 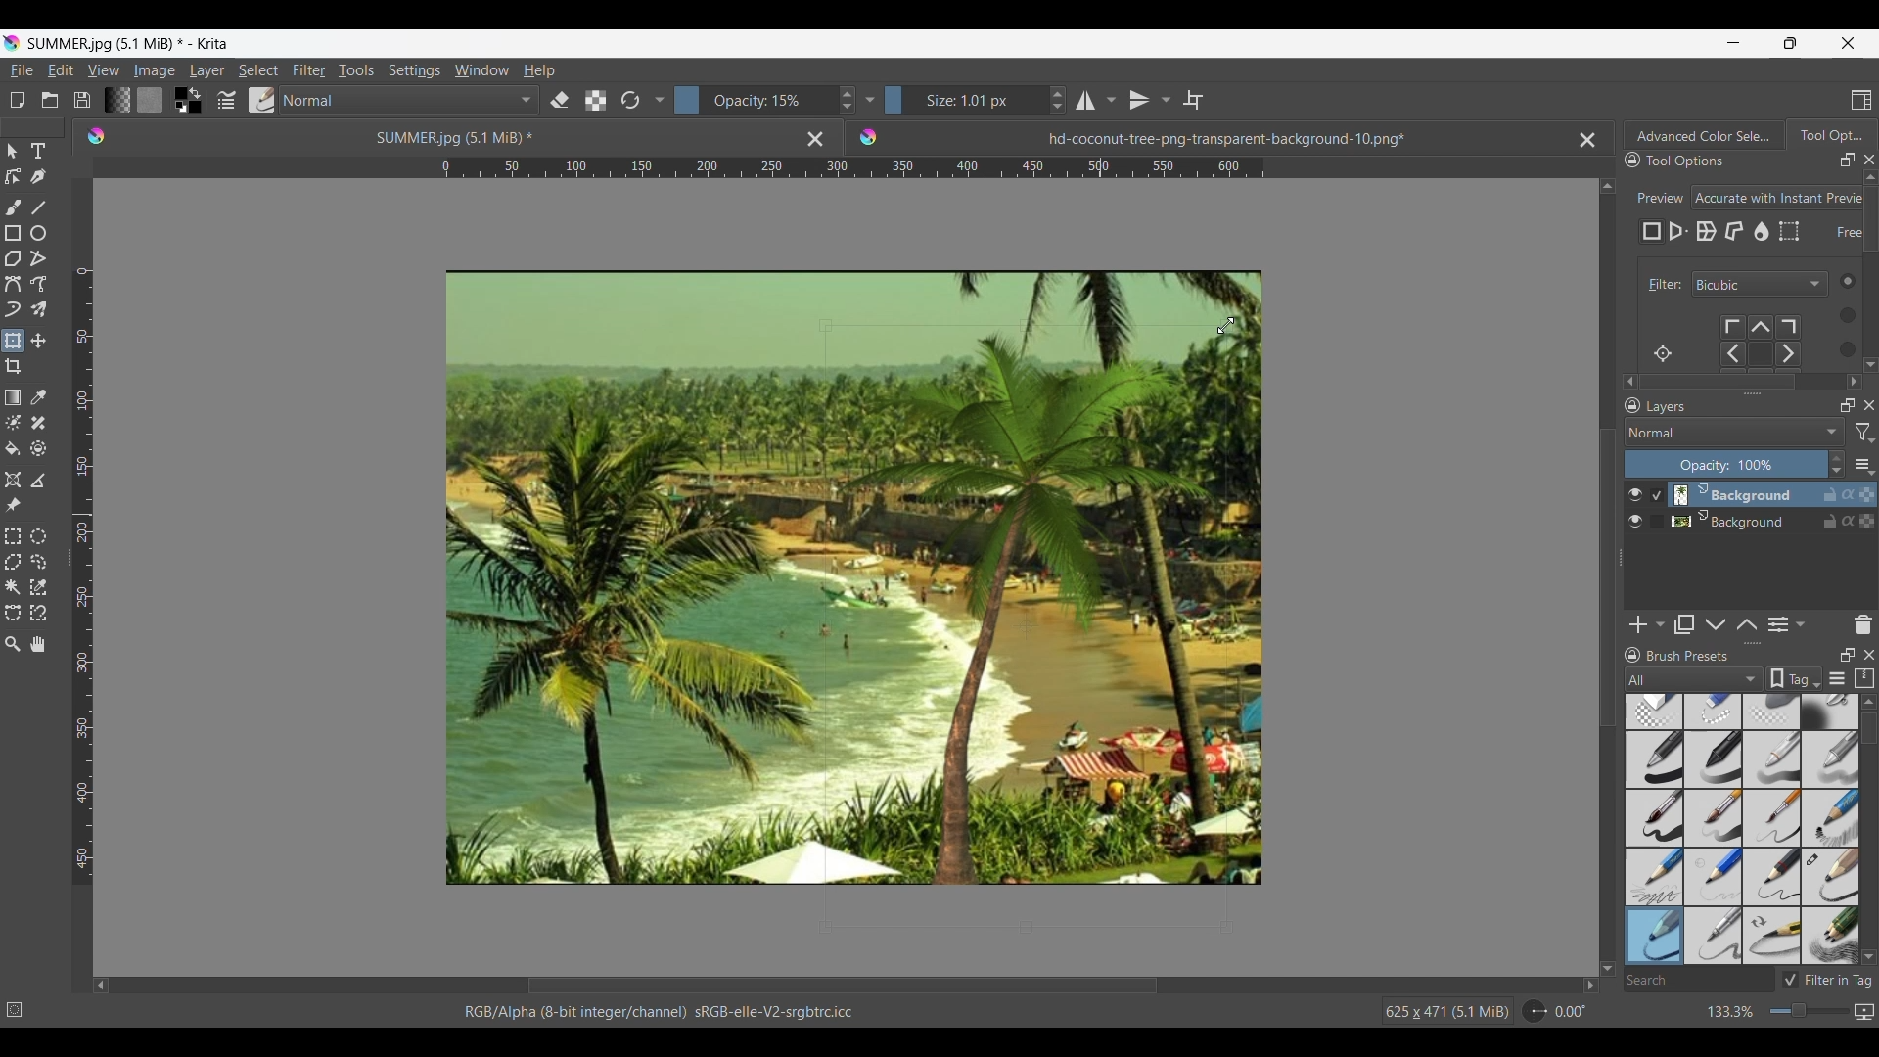 What do you see at coordinates (308, 70) in the screenshot?
I see `Filter` at bounding box center [308, 70].